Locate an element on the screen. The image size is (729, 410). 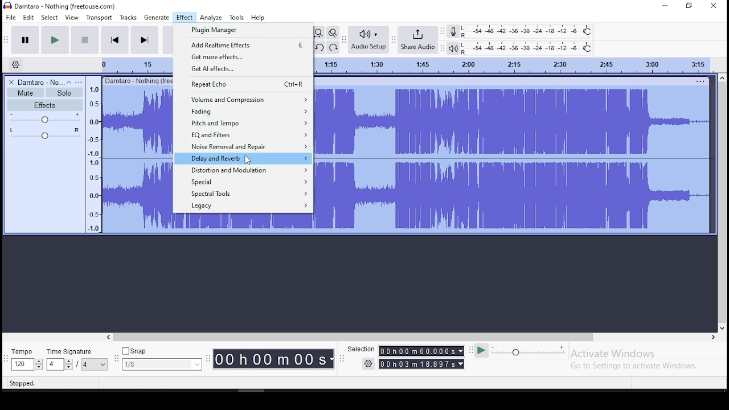
Drop down is located at coordinates (331, 359).